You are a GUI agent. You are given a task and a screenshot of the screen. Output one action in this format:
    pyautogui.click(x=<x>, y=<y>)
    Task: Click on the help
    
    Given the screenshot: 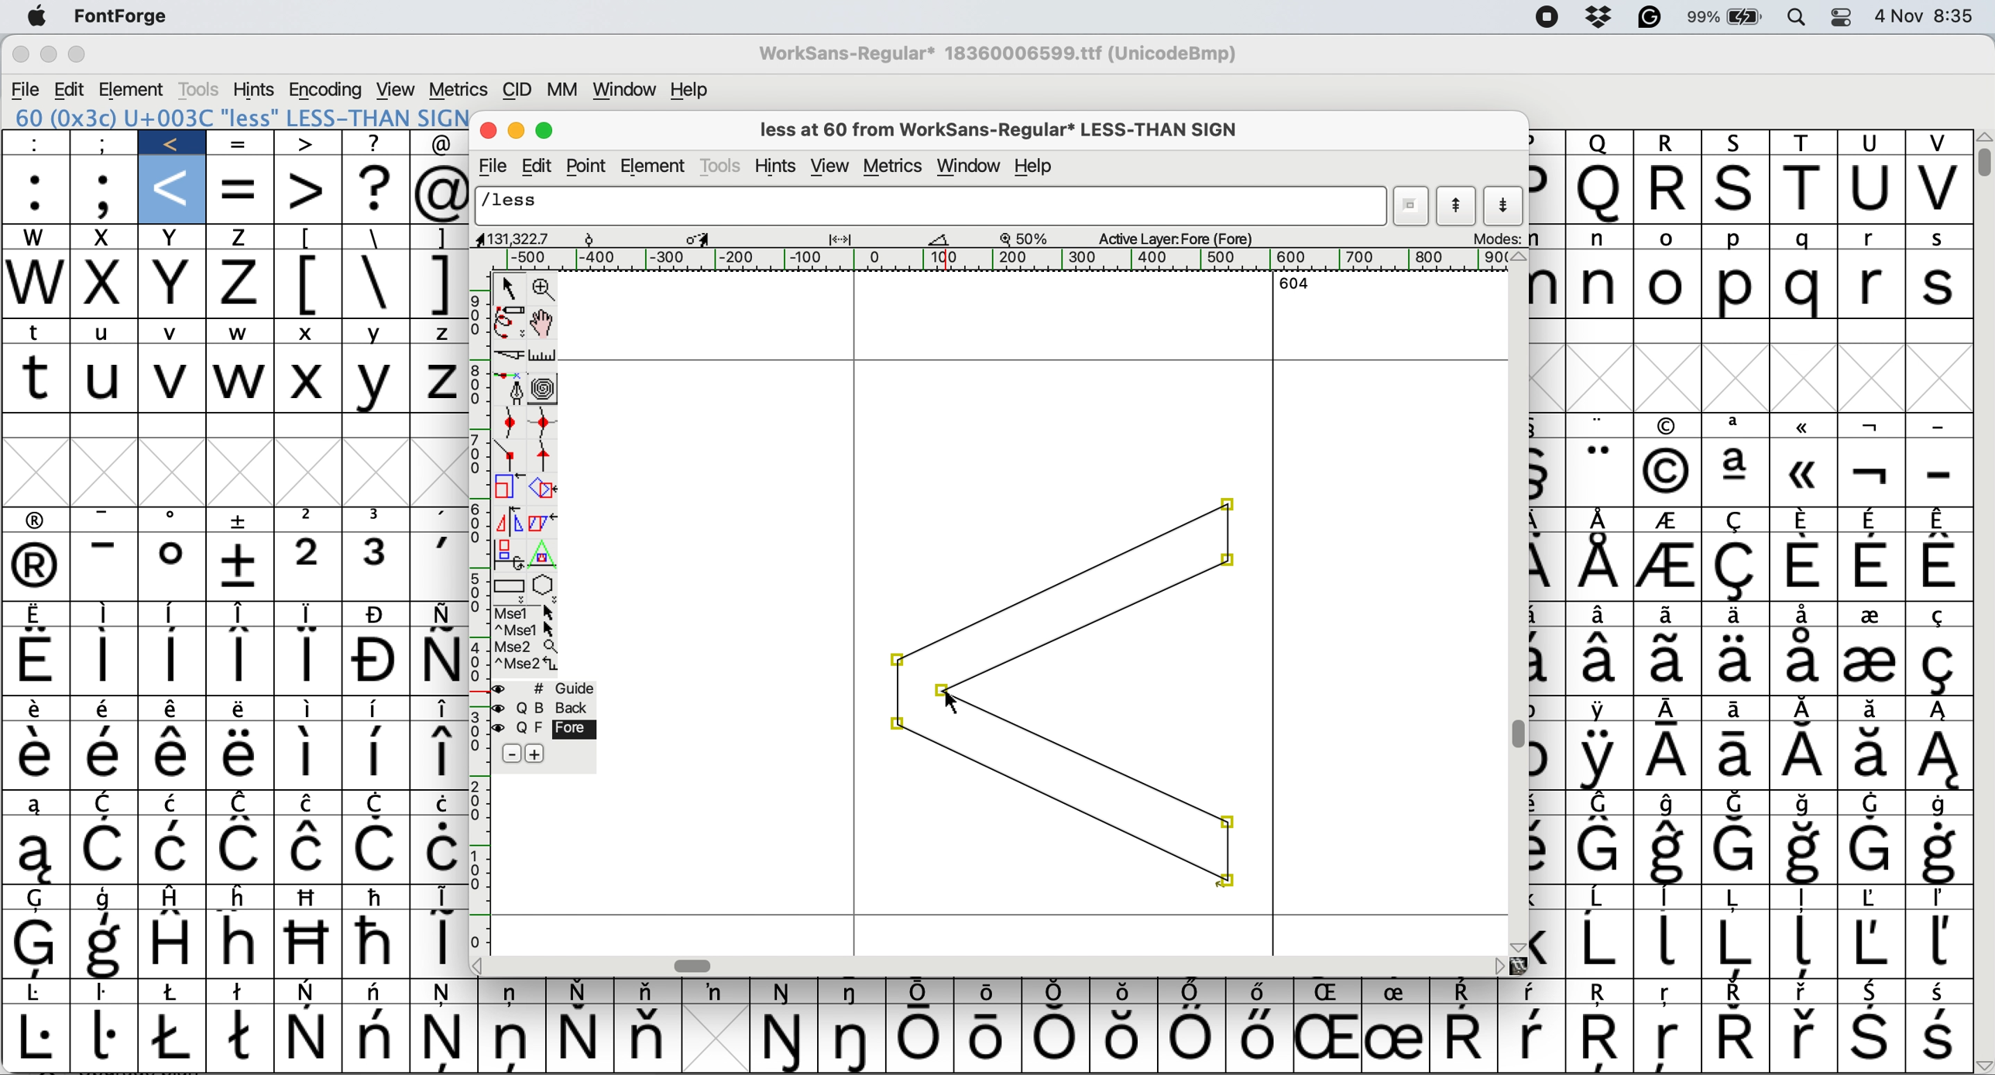 What is the action you would take?
    pyautogui.click(x=1036, y=166)
    